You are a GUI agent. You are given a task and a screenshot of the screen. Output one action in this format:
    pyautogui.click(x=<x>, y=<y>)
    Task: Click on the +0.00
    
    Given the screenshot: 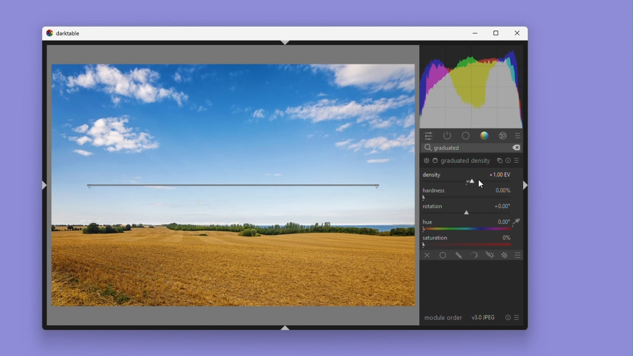 What is the action you would take?
    pyautogui.click(x=502, y=222)
    